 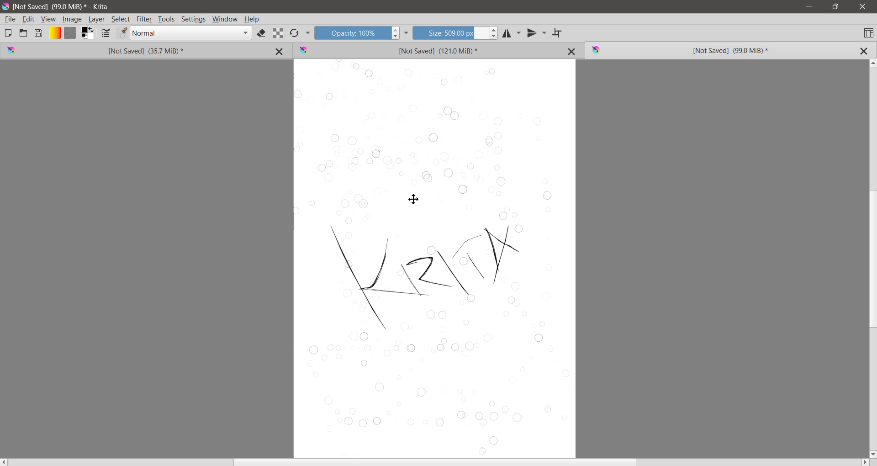 I want to click on Selection, so click(x=435, y=259).